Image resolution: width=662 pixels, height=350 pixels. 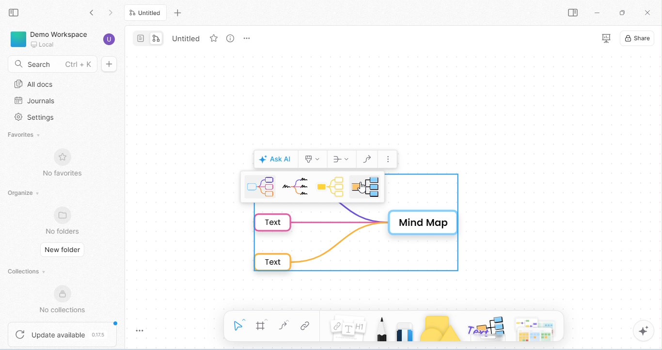 What do you see at coordinates (237, 325) in the screenshot?
I see `select` at bounding box center [237, 325].